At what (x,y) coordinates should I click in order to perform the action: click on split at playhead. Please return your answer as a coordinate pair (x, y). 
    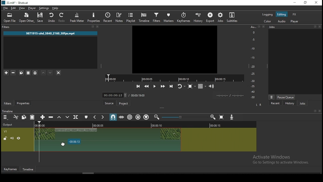
    Looking at the image, I should click on (109, 17).